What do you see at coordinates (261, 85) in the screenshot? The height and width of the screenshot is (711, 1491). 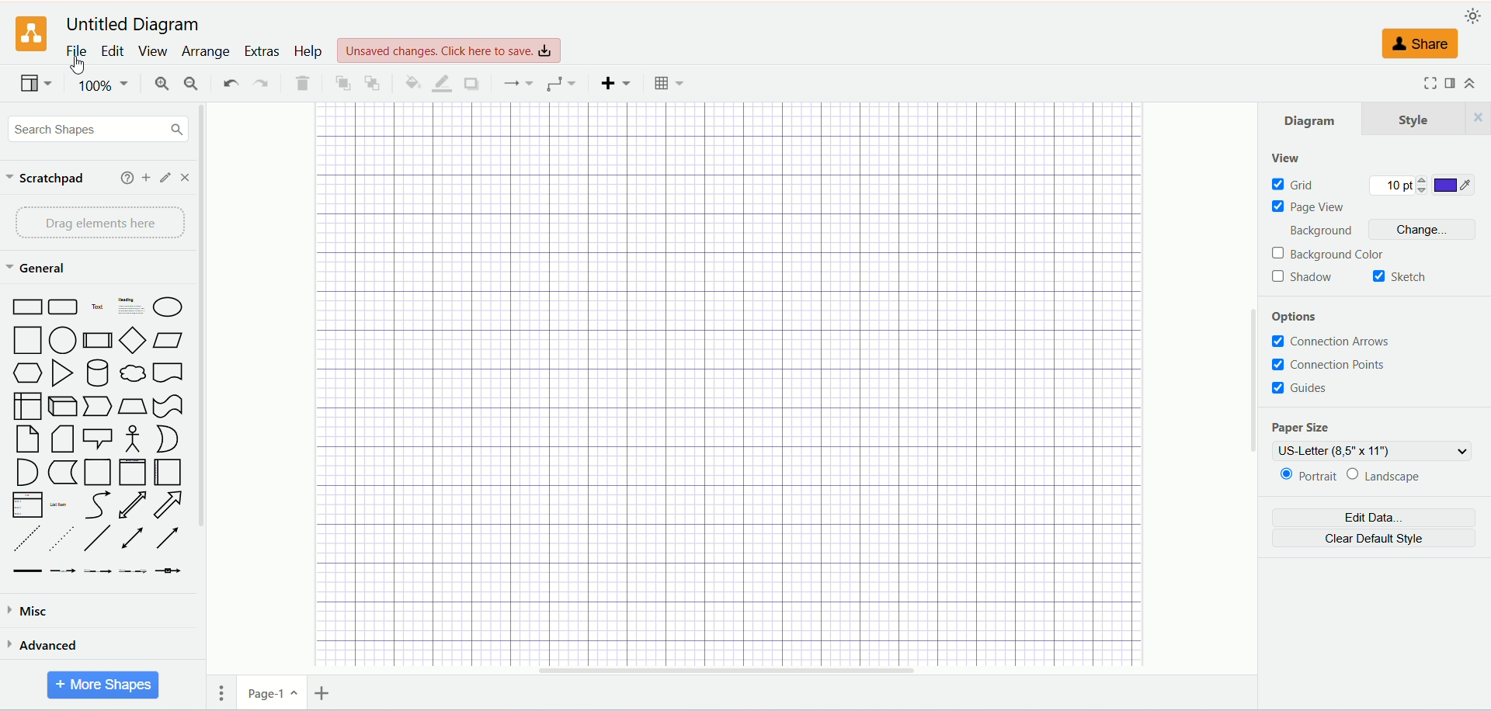 I see `redo` at bounding box center [261, 85].